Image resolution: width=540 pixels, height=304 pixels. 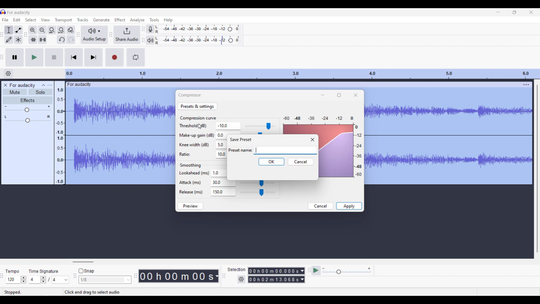 What do you see at coordinates (225, 126) in the screenshot?
I see `-10.0` at bounding box center [225, 126].